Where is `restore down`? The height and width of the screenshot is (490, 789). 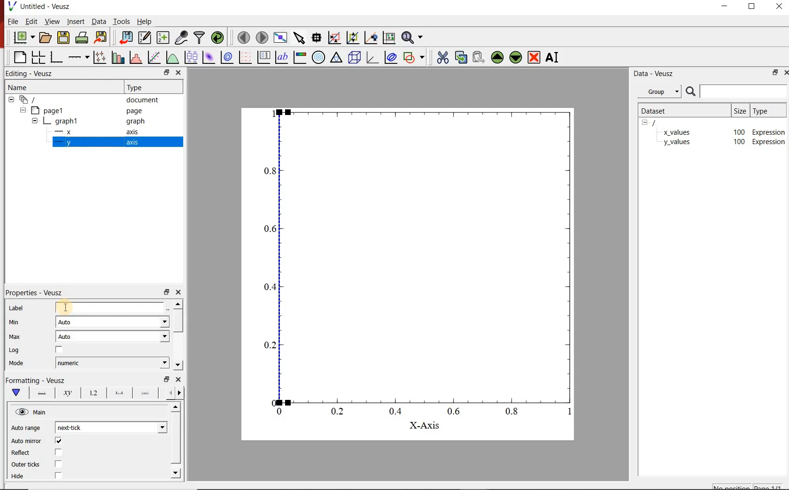 restore down is located at coordinates (166, 72).